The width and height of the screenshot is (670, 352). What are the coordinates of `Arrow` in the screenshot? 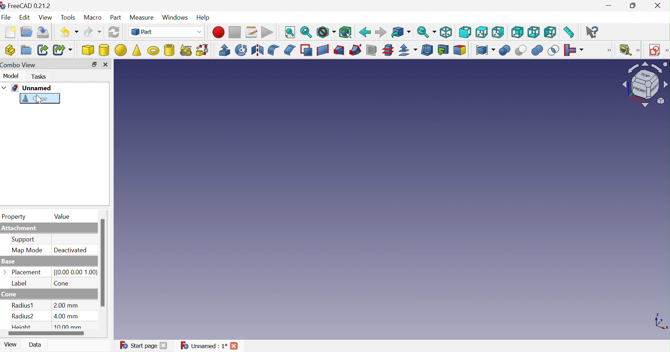 It's located at (5, 271).